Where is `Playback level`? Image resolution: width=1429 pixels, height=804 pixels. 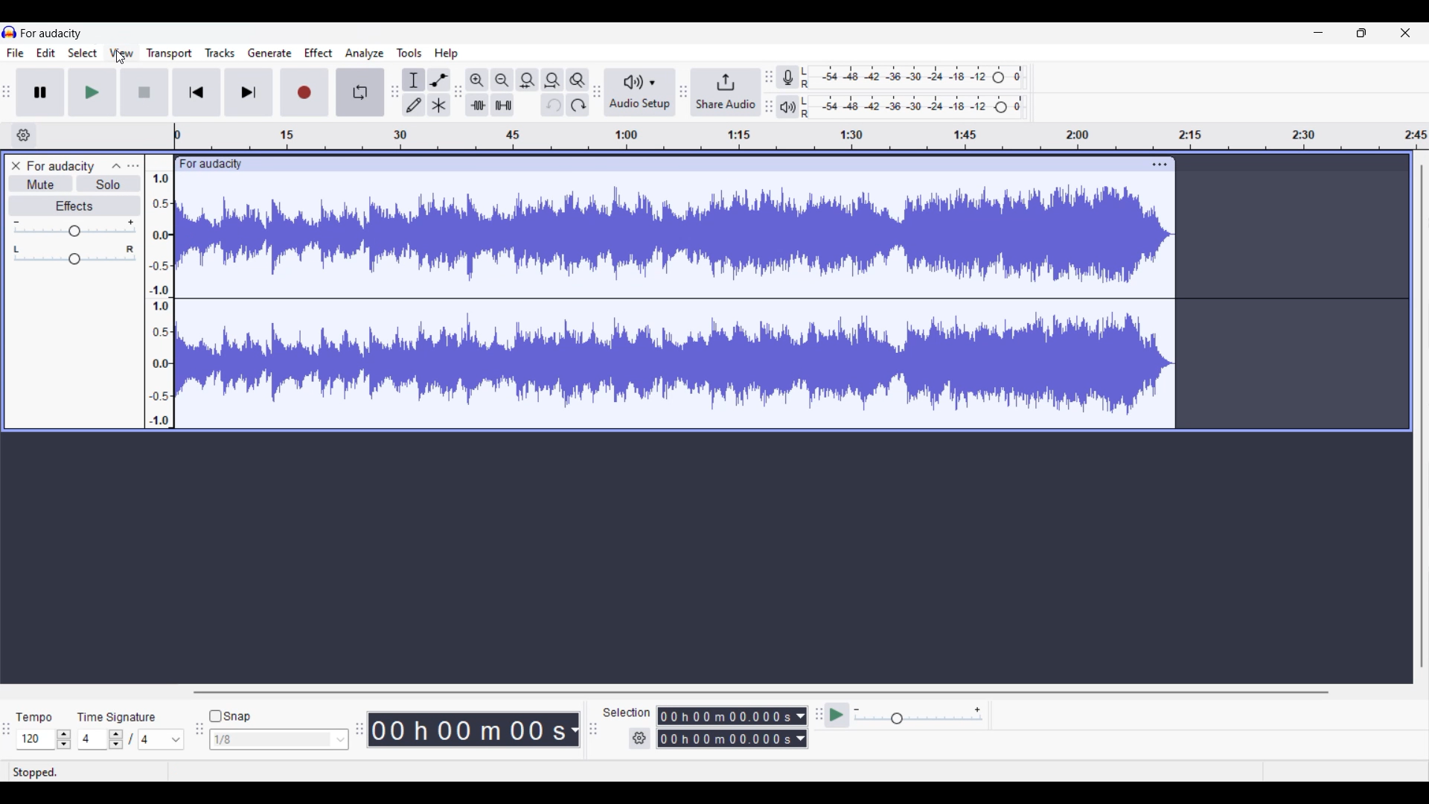 Playback level is located at coordinates (914, 108).